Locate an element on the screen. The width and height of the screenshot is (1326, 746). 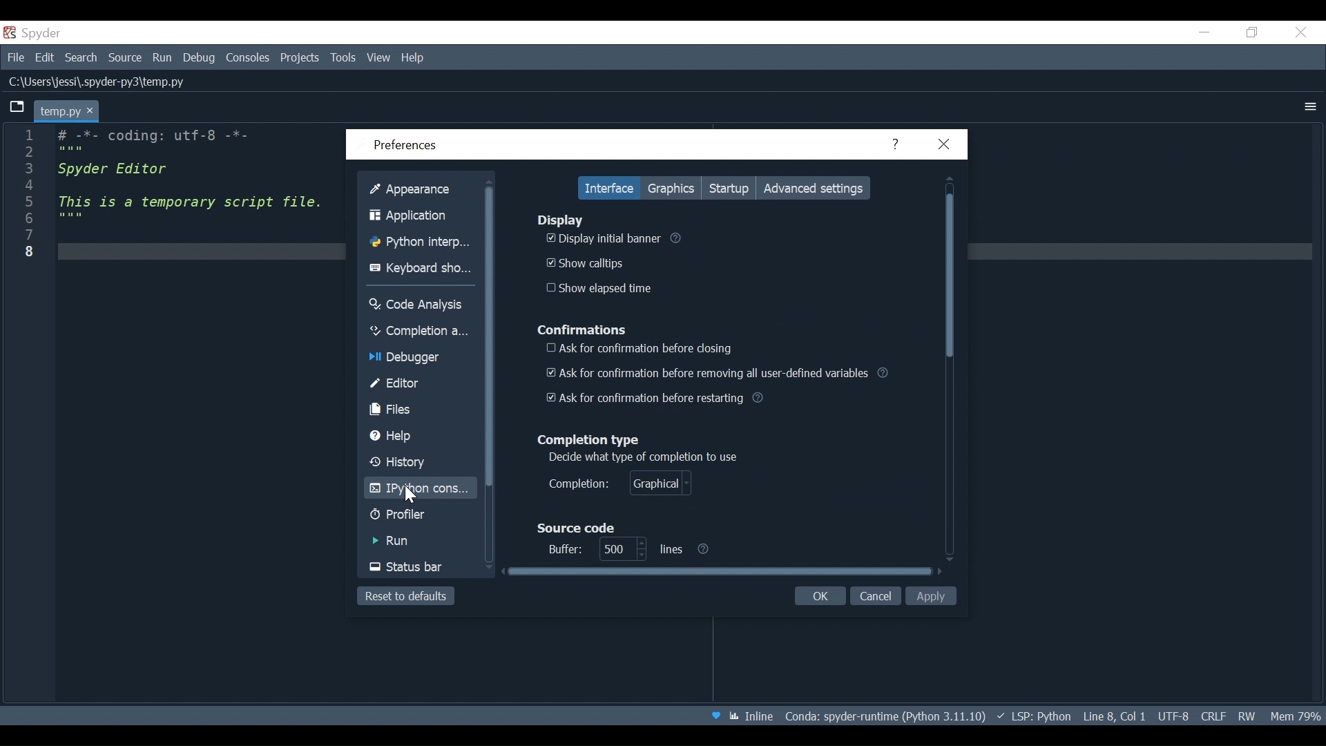
Browse tab is located at coordinates (16, 106).